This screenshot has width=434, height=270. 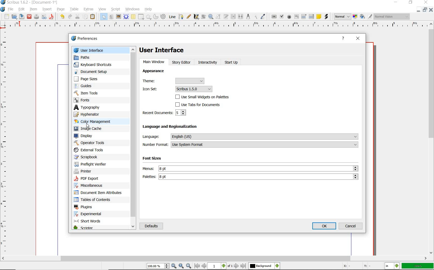 I want to click on save, so click(x=52, y=16).